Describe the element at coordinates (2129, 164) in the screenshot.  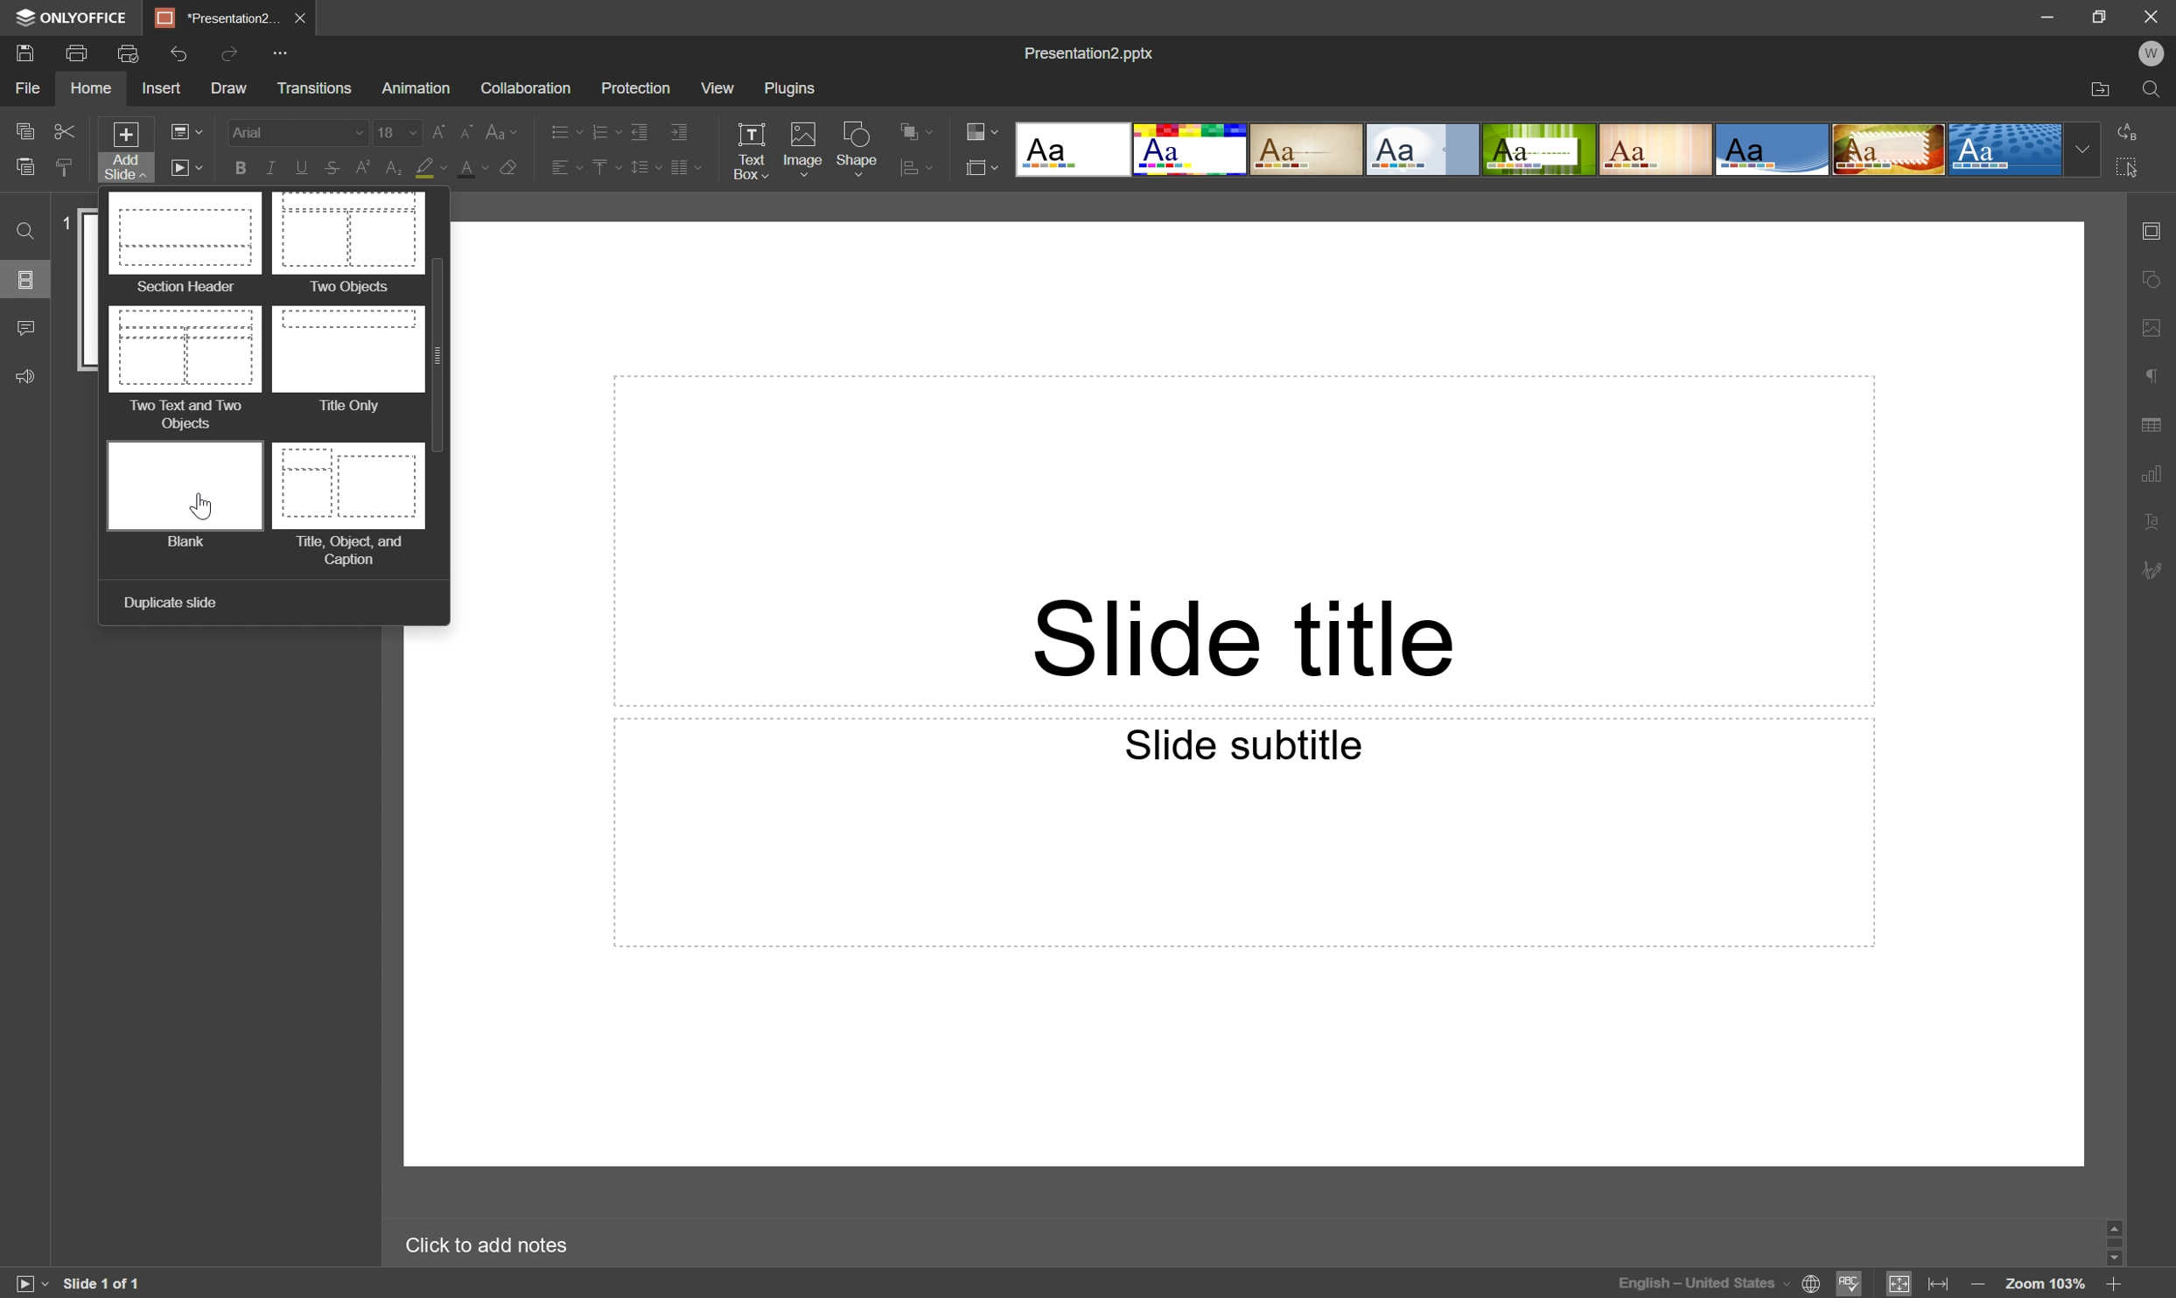
I see `Select all` at that location.